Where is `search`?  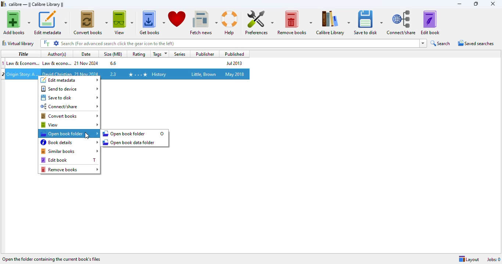 search is located at coordinates (441, 44).